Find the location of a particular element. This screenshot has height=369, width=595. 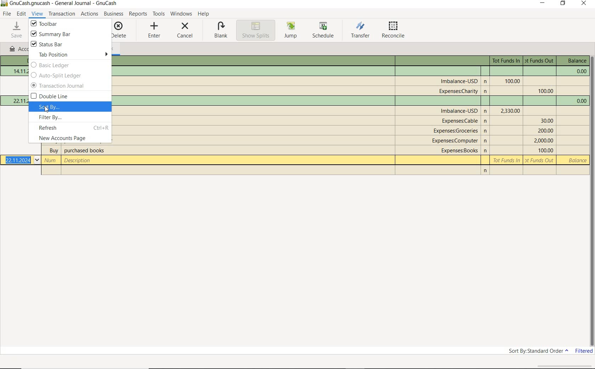

BUSINESS is located at coordinates (114, 14).